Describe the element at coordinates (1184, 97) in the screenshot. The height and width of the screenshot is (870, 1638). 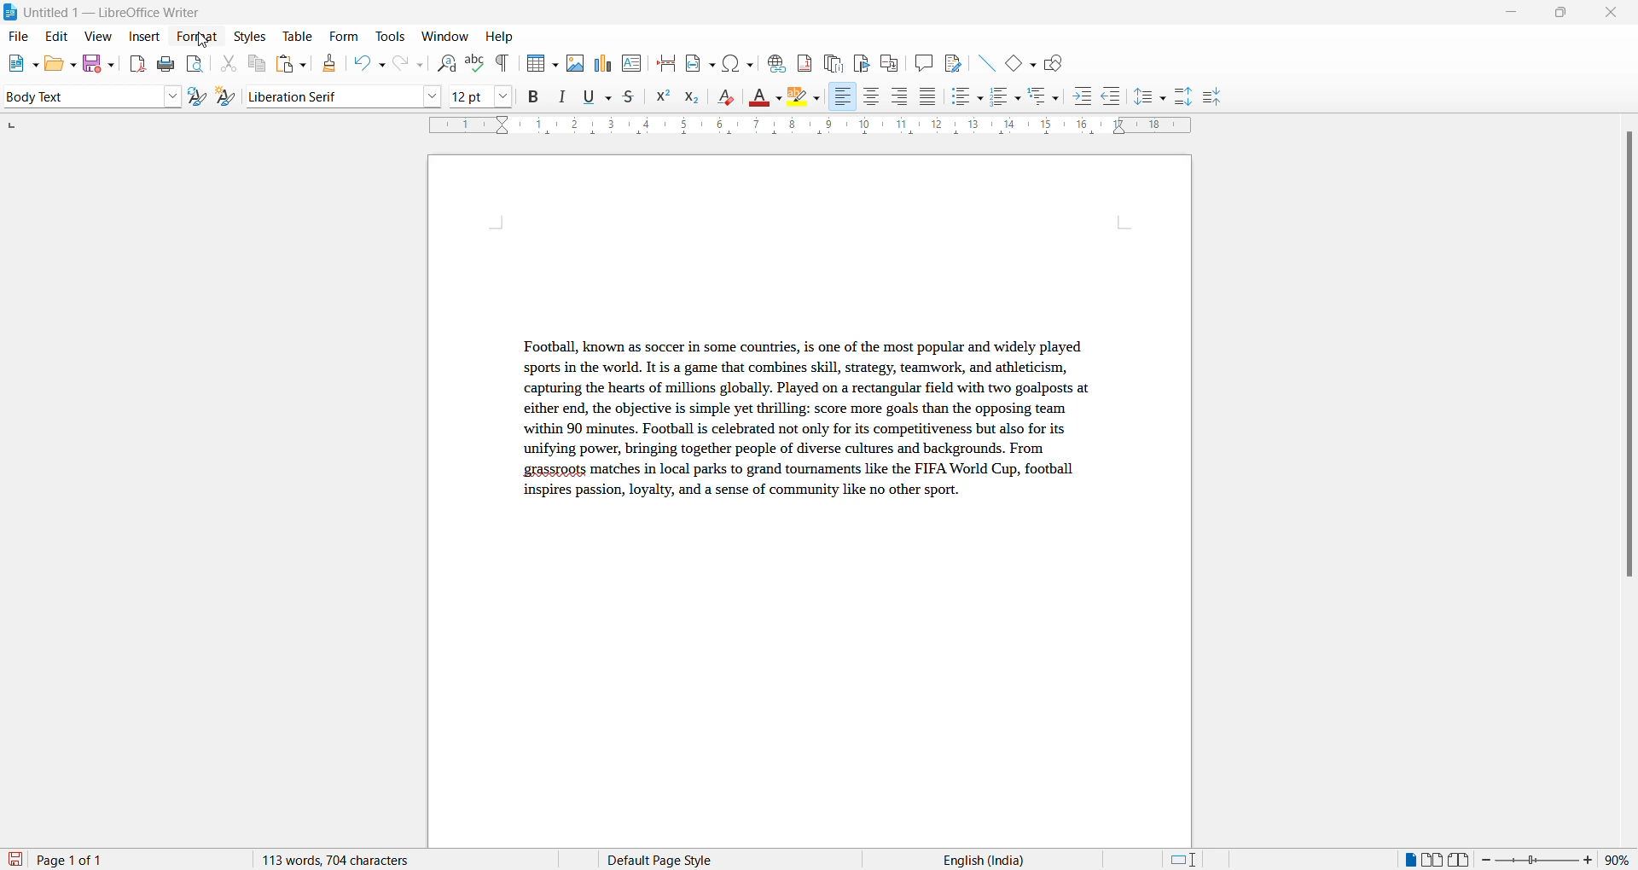
I see `increase paragraph` at that location.